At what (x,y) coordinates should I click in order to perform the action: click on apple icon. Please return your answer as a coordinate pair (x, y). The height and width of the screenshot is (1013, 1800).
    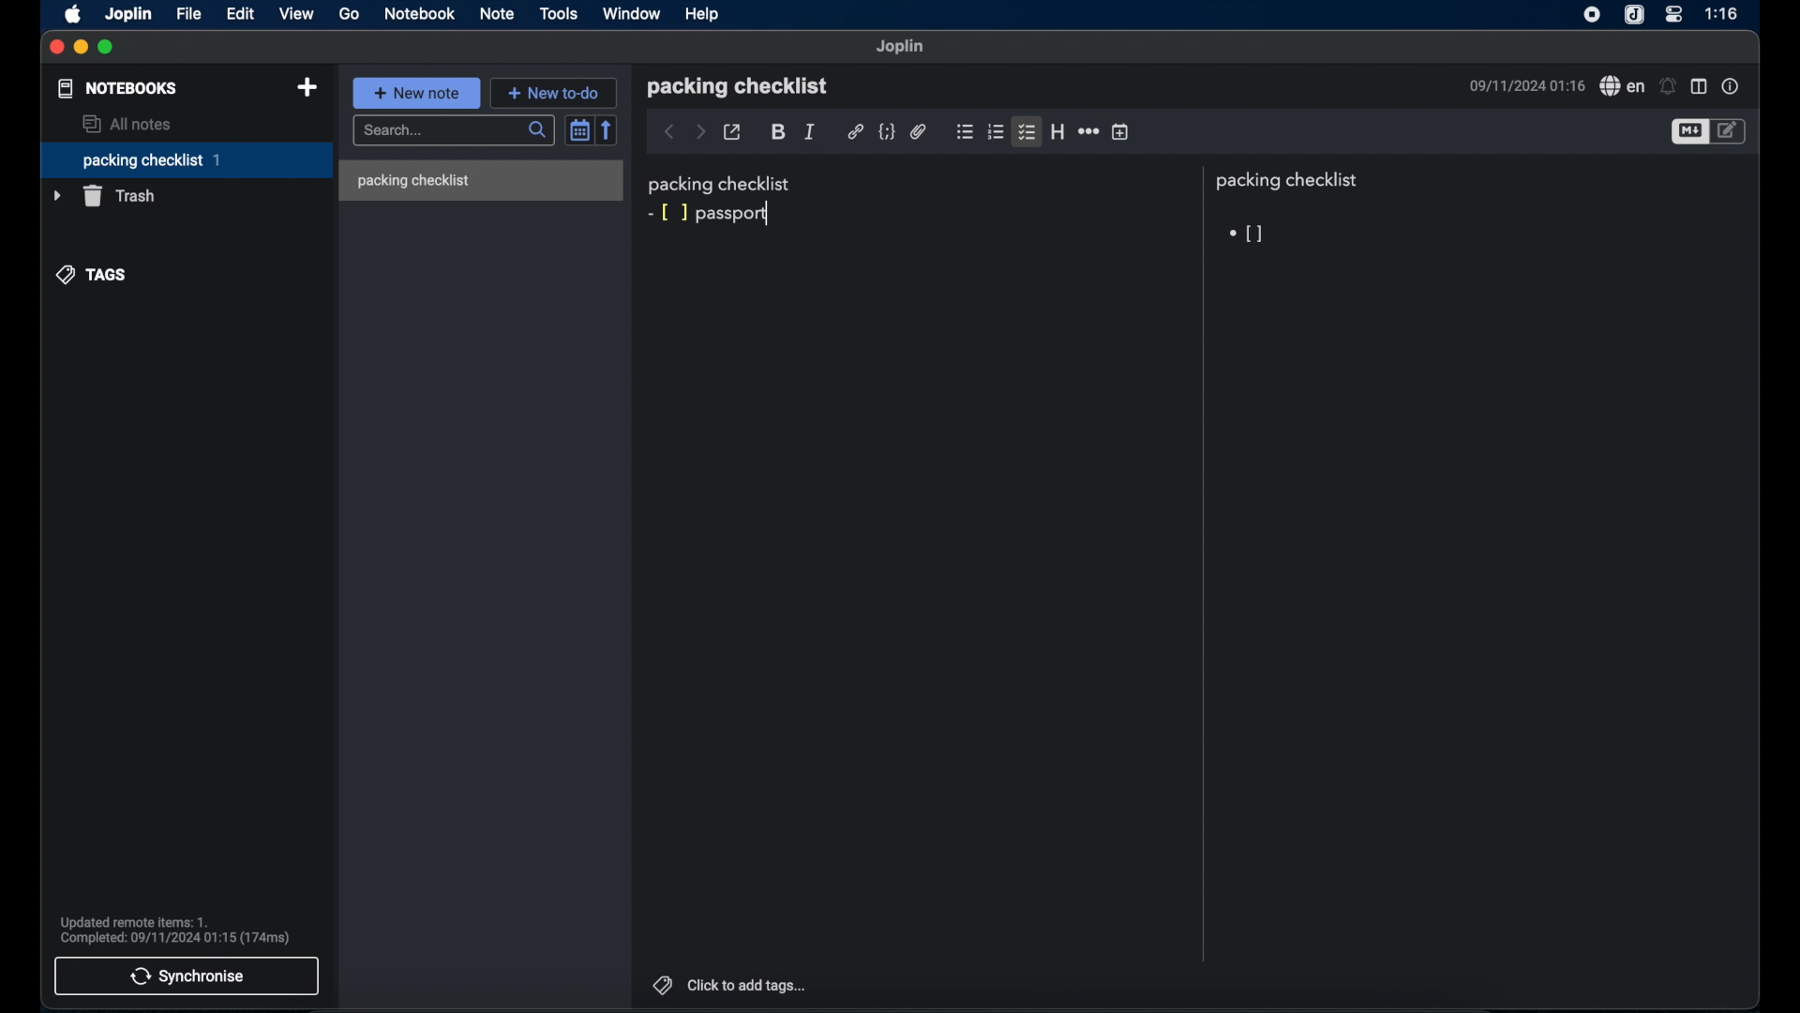
    Looking at the image, I should click on (72, 15).